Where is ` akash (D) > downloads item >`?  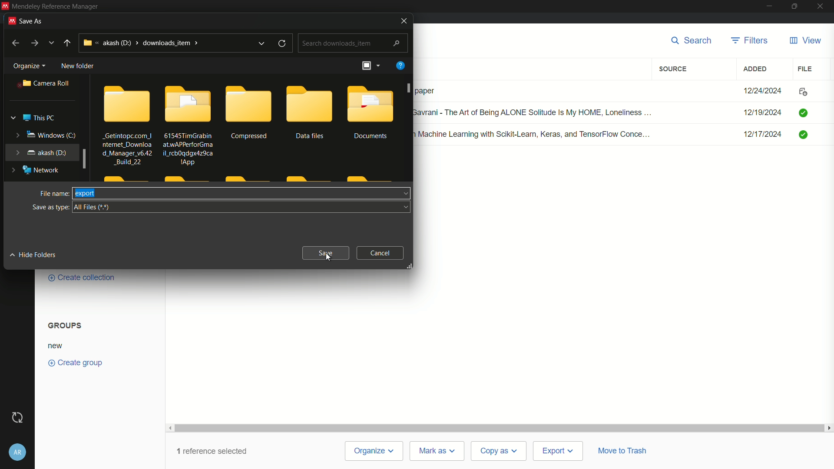
 akash (D) > downloads item > is located at coordinates (141, 43).